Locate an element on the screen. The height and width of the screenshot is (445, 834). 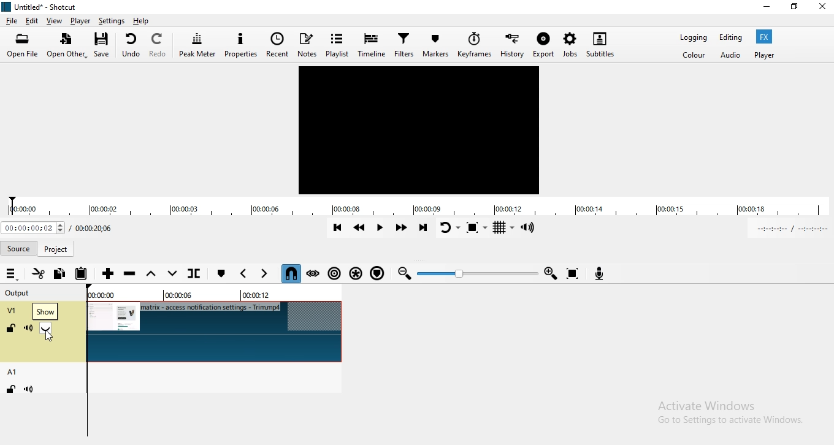
 is located at coordinates (549, 274).